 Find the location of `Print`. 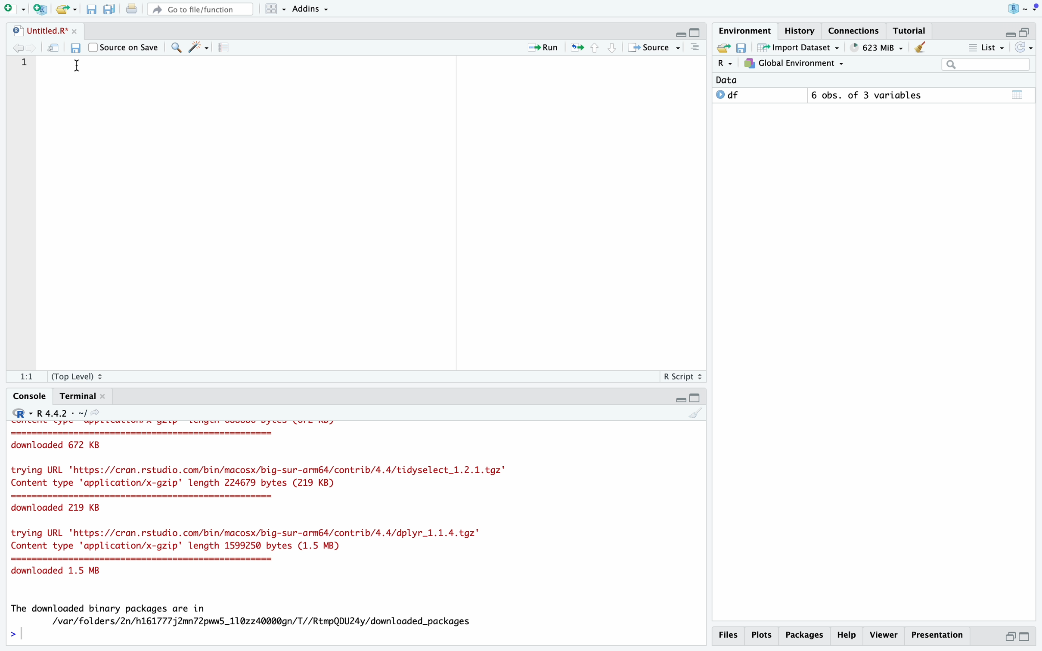

Print is located at coordinates (132, 9).